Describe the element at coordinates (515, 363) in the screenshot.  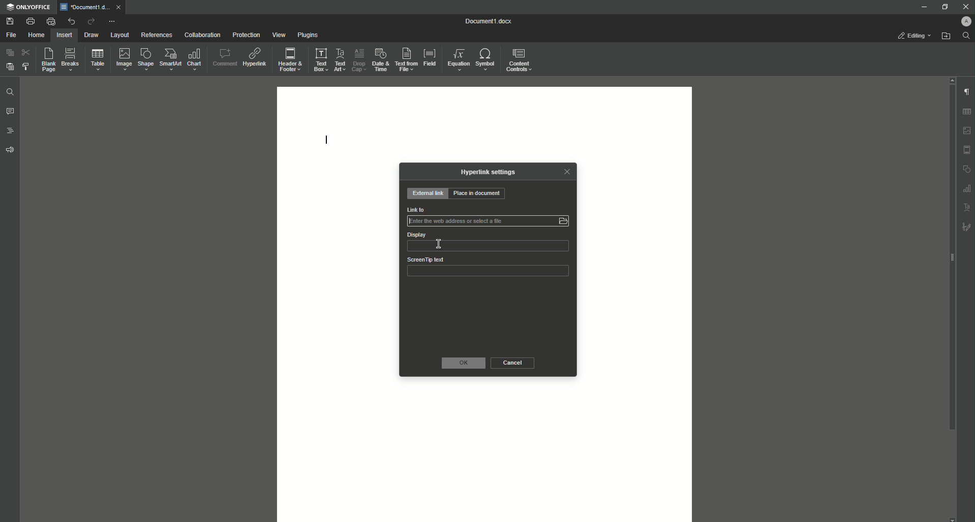
I see `Cancel` at that location.